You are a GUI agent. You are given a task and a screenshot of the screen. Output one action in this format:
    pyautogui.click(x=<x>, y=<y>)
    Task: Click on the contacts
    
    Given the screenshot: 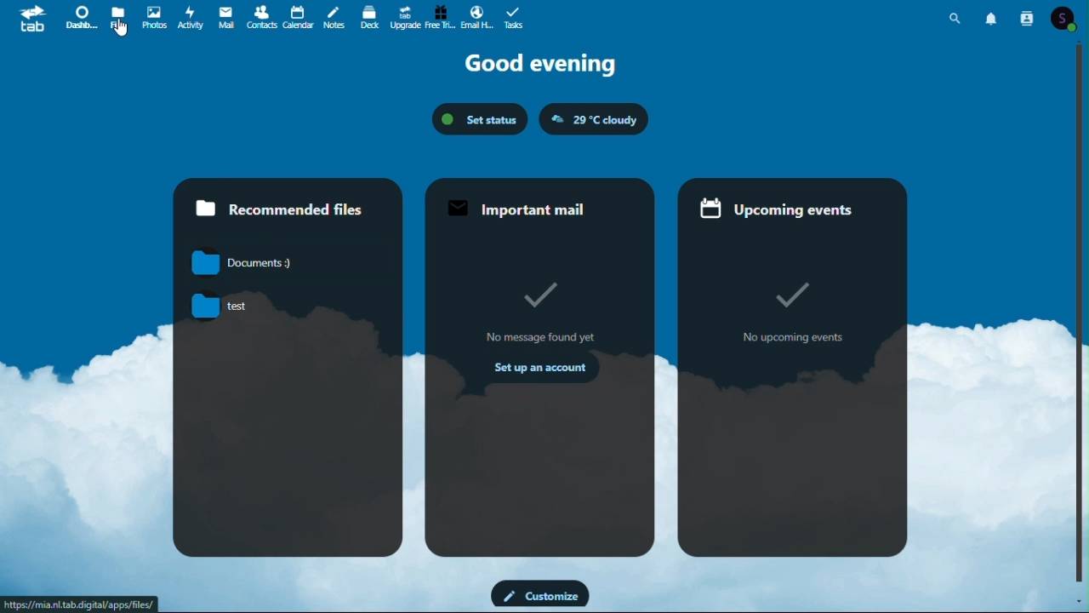 What is the action you would take?
    pyautogui.click(x=261, y=18)
    